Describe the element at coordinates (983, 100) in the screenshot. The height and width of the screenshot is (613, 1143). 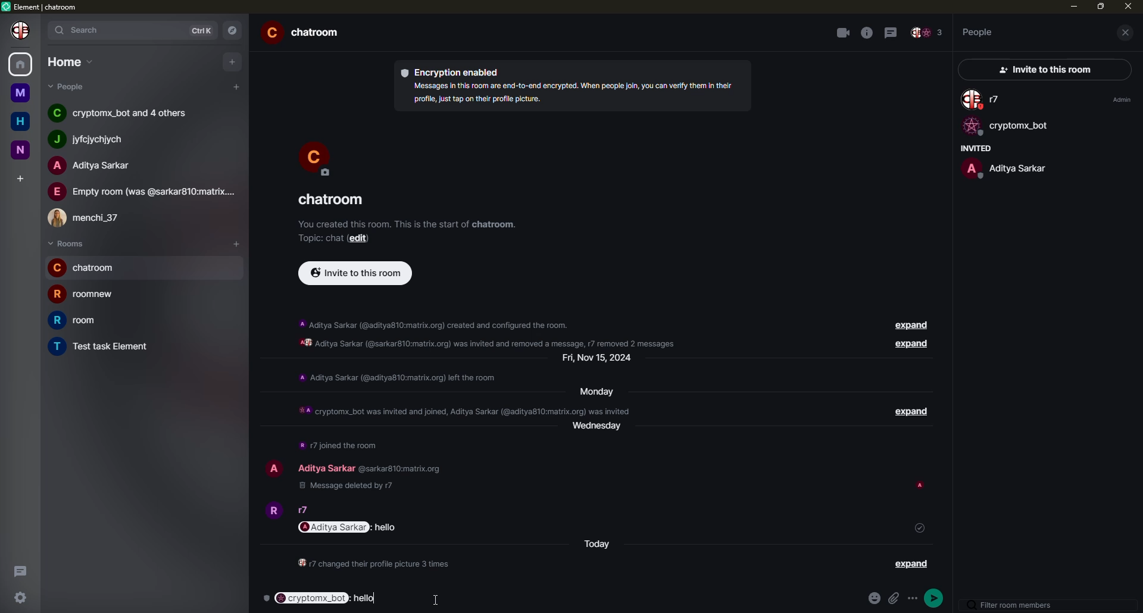
I see `people` at that location.